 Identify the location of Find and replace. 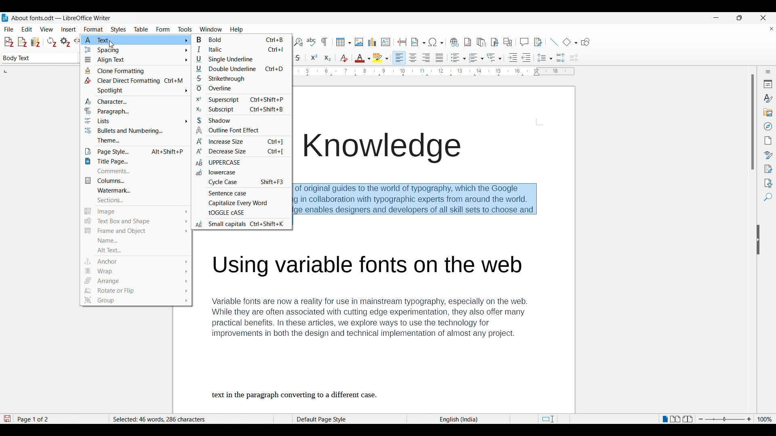
(298, 42).